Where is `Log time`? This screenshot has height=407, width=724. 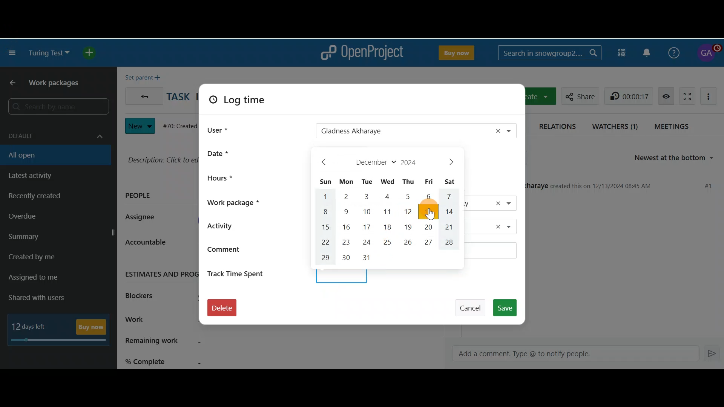 Log time is located at coordinates (248, 103).